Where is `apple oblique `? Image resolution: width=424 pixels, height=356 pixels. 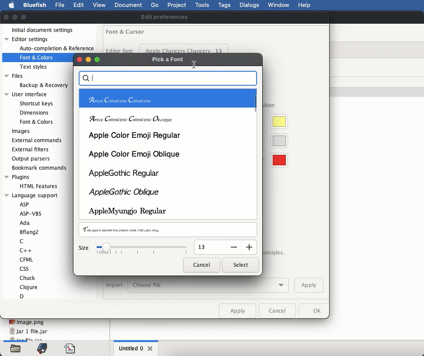
apple oblique  is located at coordinates (130, 119).